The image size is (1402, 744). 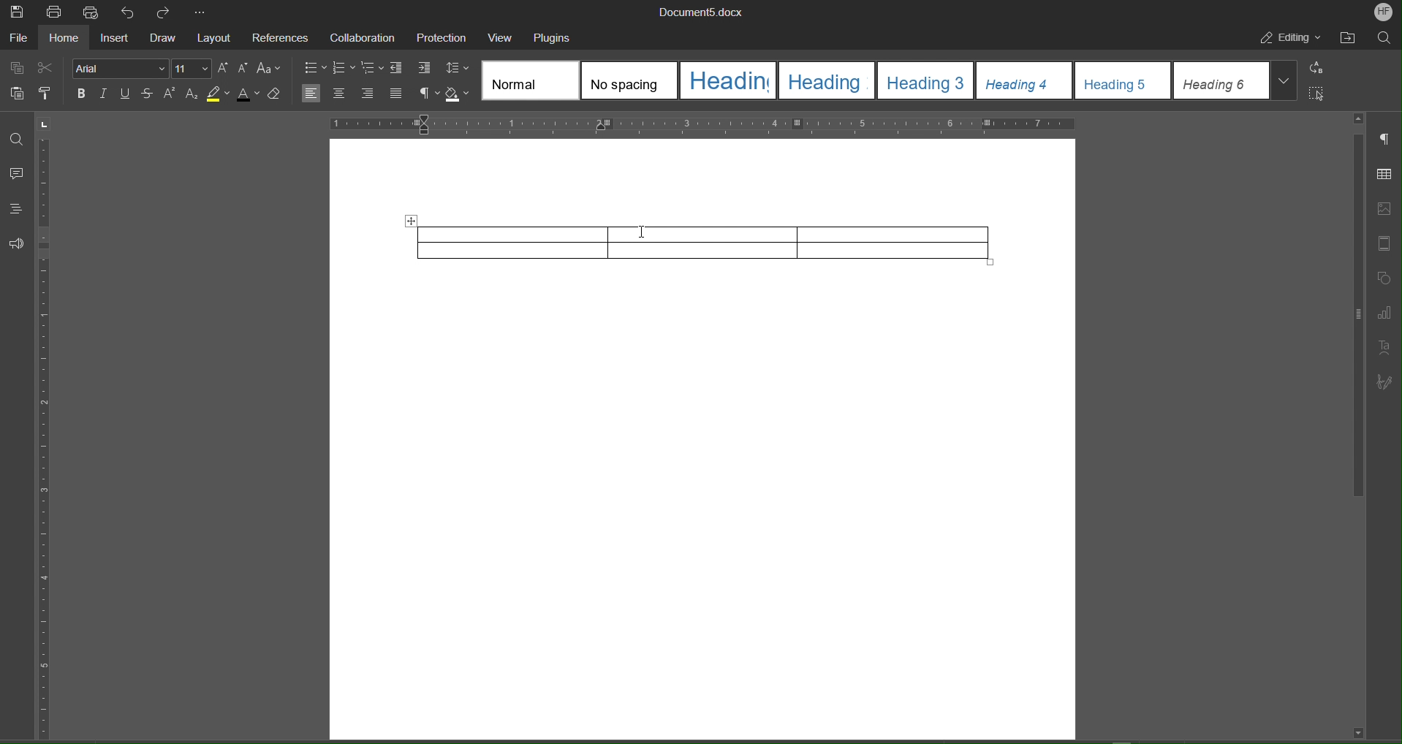 What do you see at coordinates (344, 69) in the screenshot?
I see `numbering` at bounding box center [344, 69].